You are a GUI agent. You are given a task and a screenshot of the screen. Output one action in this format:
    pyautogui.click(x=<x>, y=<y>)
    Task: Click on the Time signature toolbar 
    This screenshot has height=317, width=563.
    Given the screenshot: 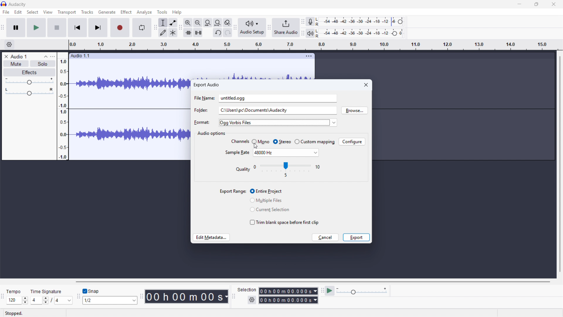 What is the action you would take?
    pyautogui.click(x=3, y=297)
    